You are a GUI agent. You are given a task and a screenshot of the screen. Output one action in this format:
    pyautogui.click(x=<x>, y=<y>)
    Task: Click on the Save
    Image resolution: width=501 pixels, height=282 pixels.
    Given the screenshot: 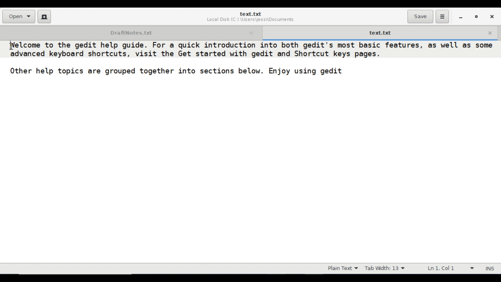 What is the action you would take?
    pyautogui.click(x=420, y=16)
    